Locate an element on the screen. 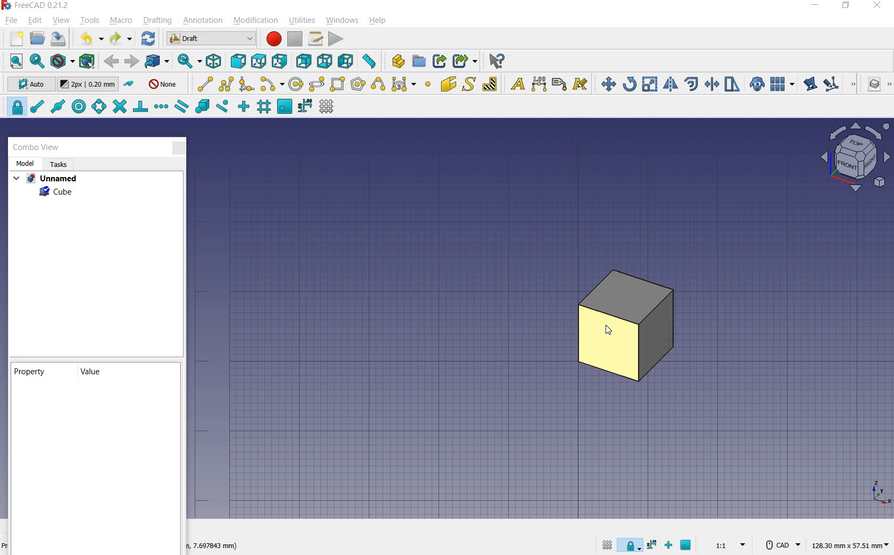 This screenshot has width=894, height=555. make sub link is located at coordinates (465, 61).